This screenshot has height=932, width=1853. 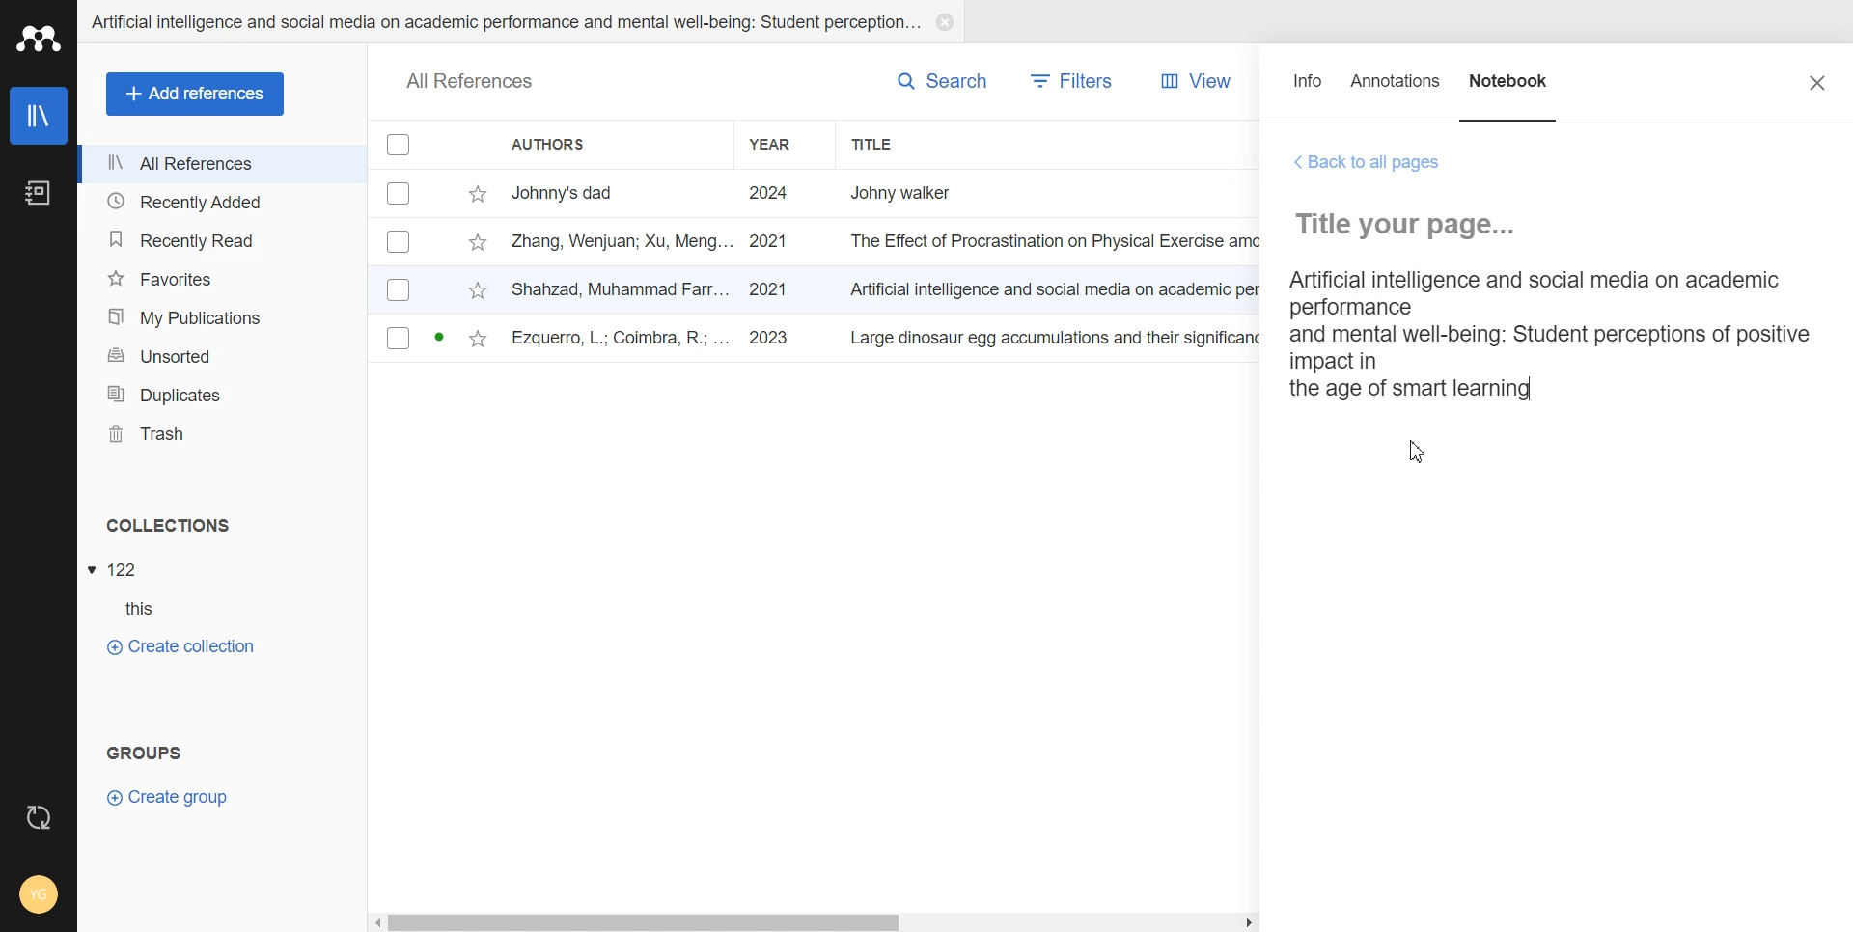 I want to click on this, so click(x=151, y=609).